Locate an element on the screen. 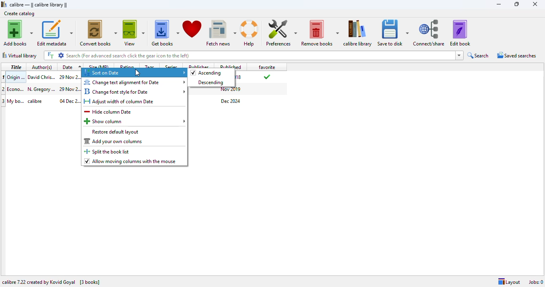 The width and height of the screenshot is (545, 287). restore default layout is located at coordinates (115, 132).